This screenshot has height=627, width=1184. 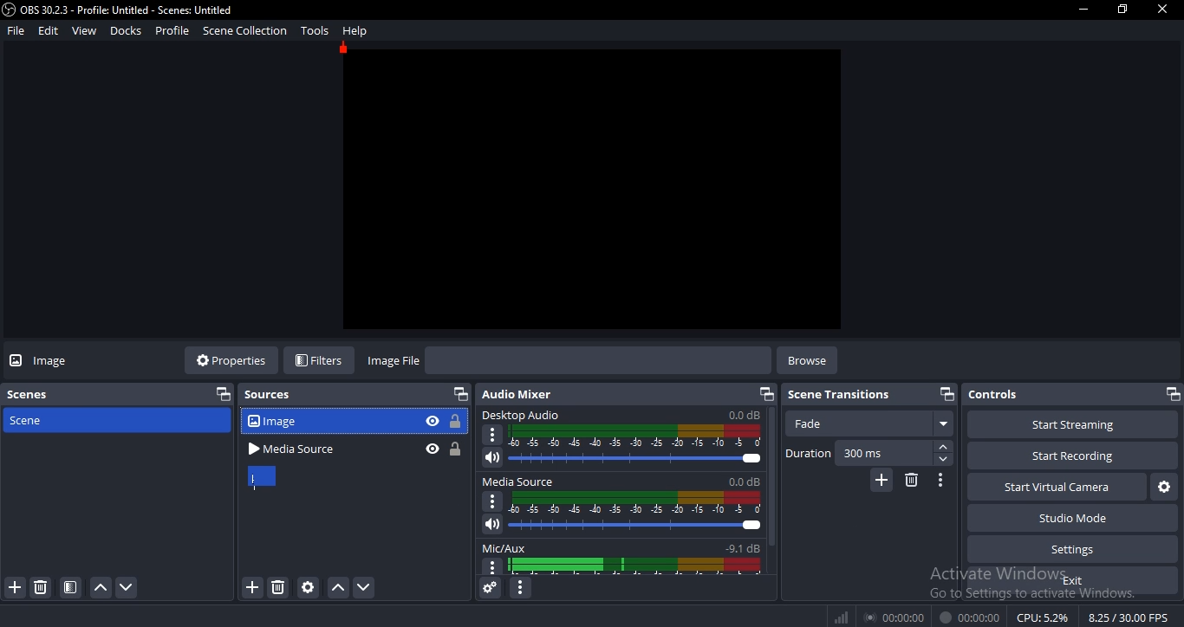 I want to click on display, so click(x=634, y=503).